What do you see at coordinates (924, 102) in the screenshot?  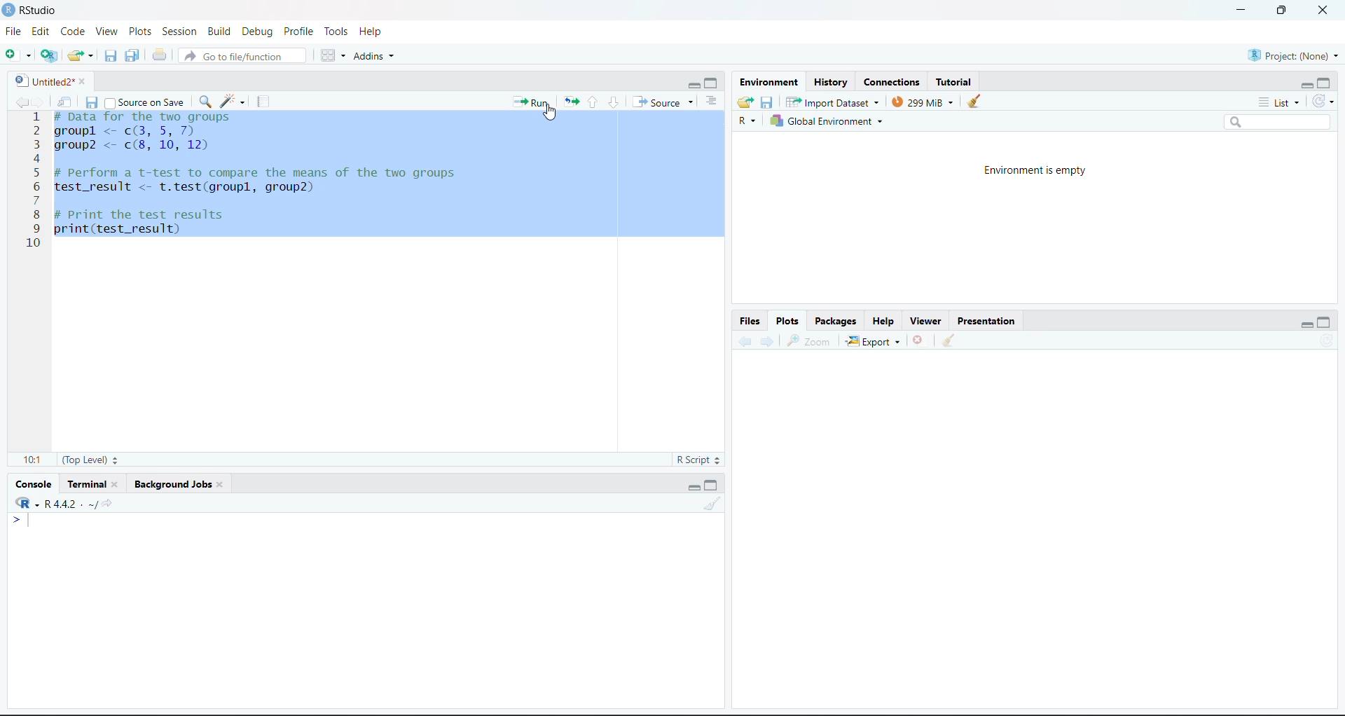 I see `299 MiB` at bounding box center [924, 102].